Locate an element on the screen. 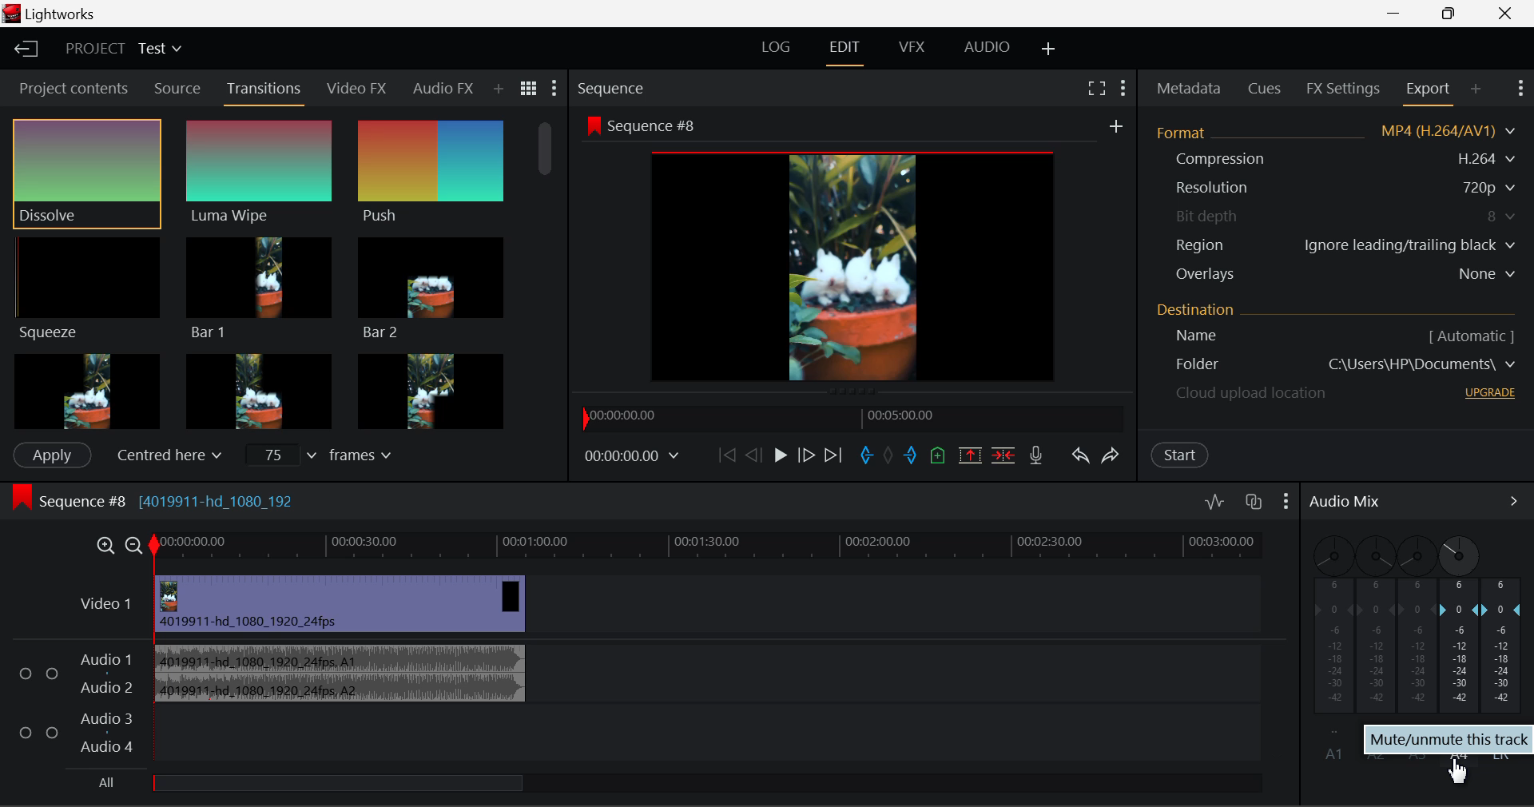  Box 2 is located at coordinates (258, 390).